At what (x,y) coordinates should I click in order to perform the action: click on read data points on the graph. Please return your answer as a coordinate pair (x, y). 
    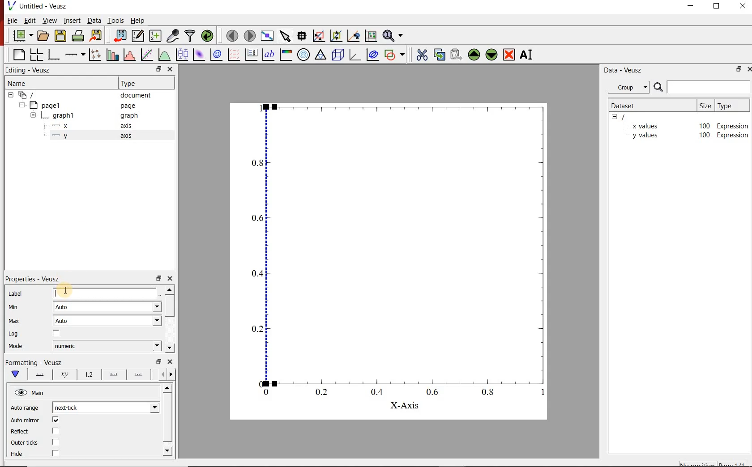
    Looking at the image, I should click on (302, 35).